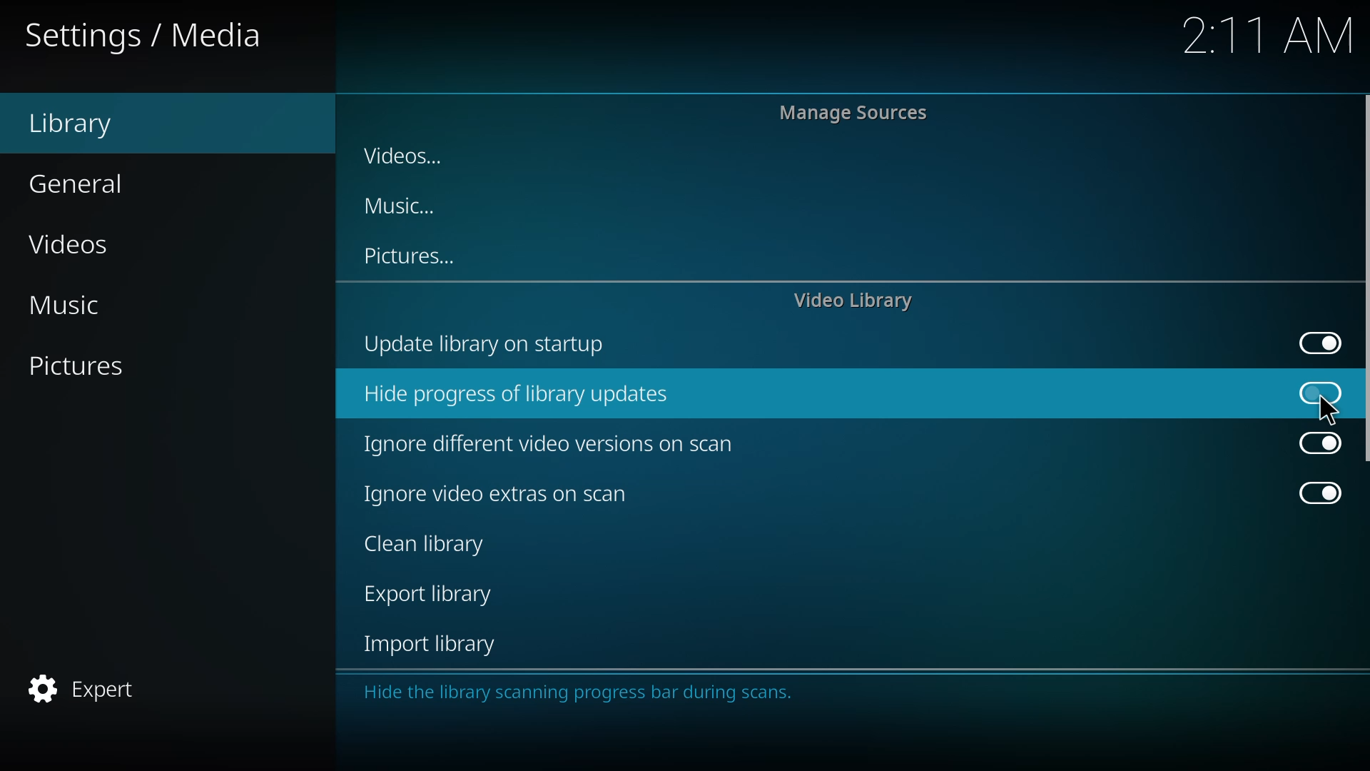 The width and height of the screenshot is (1370, 771). I want to click on import library, so click(432, 647).